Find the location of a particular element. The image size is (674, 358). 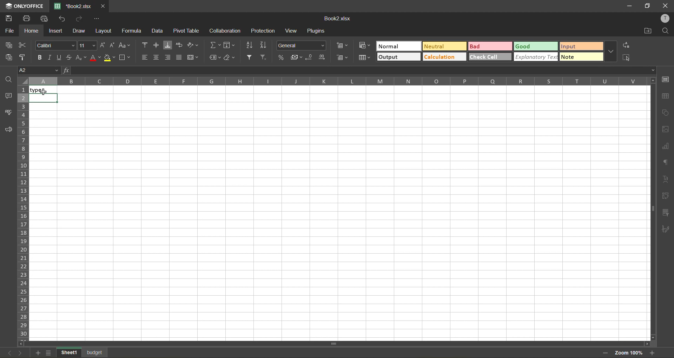

format as table is located at coordinates (366, 58).